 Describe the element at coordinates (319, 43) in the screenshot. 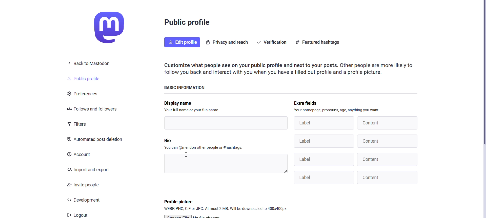

I see `Featured hashtags` at that location.